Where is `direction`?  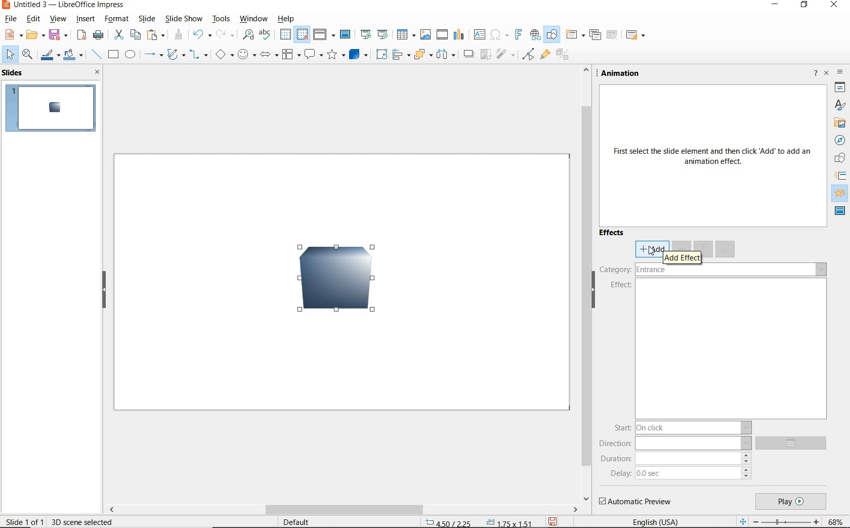
direction is located at coordinates (675, 443).